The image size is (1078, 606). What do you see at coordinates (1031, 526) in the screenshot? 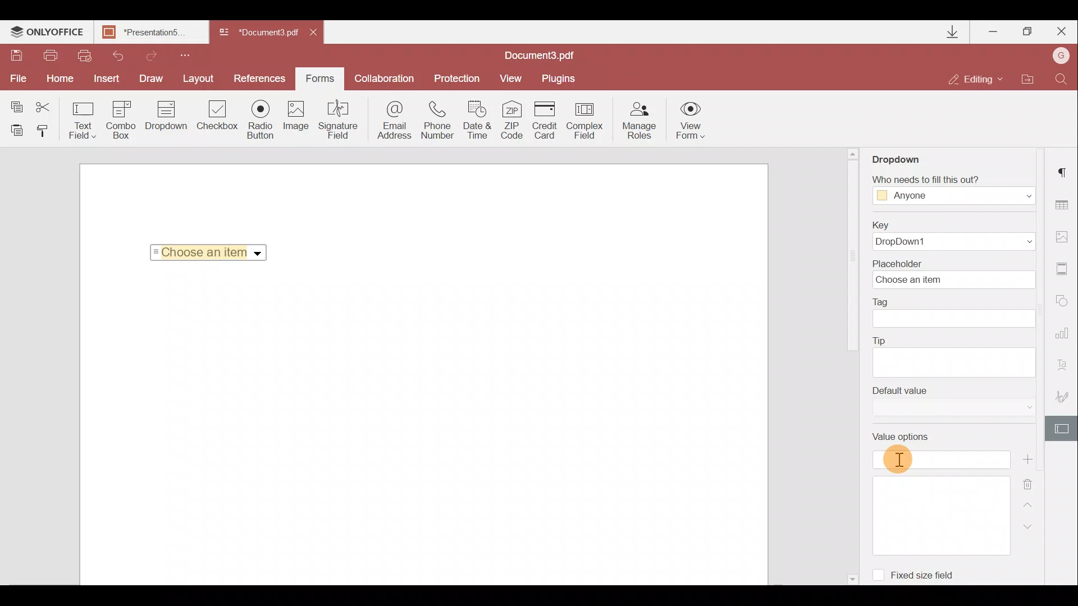
I see `Down` at bounding box center [1031, 526].